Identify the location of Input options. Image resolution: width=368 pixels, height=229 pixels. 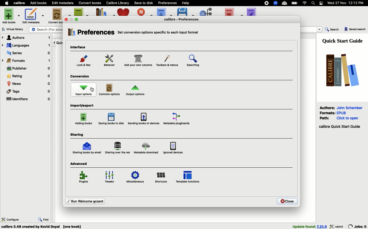
(84, 90).